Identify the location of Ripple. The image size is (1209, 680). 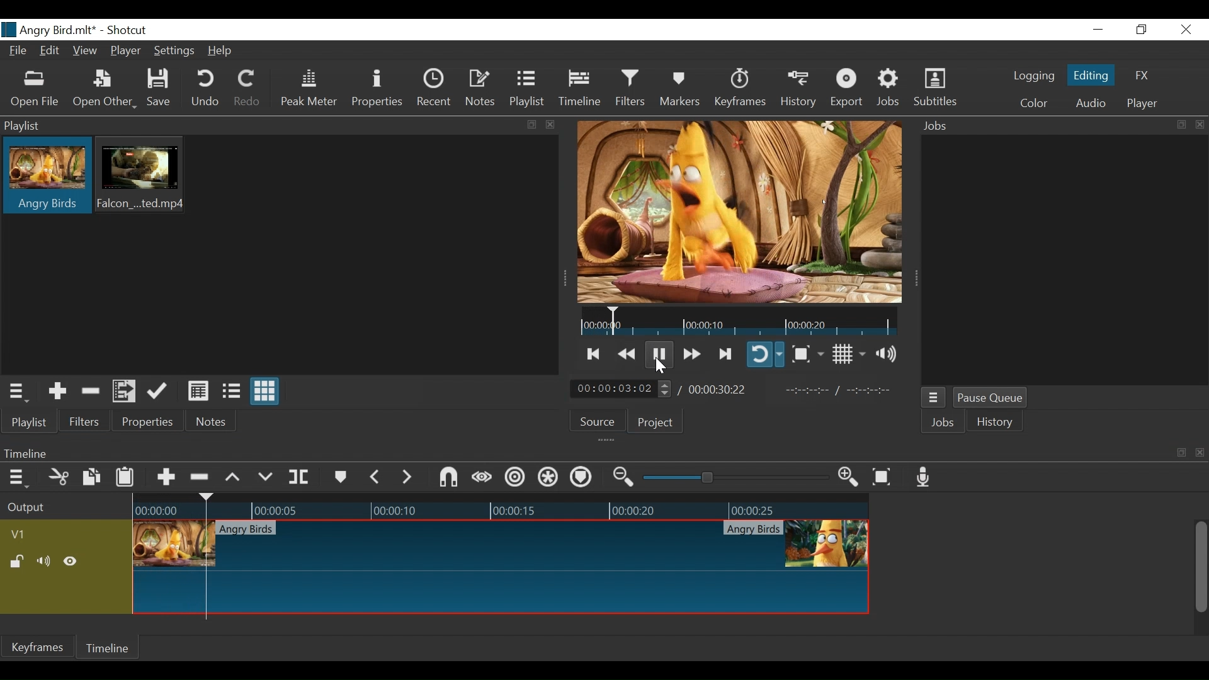
(514, 477).